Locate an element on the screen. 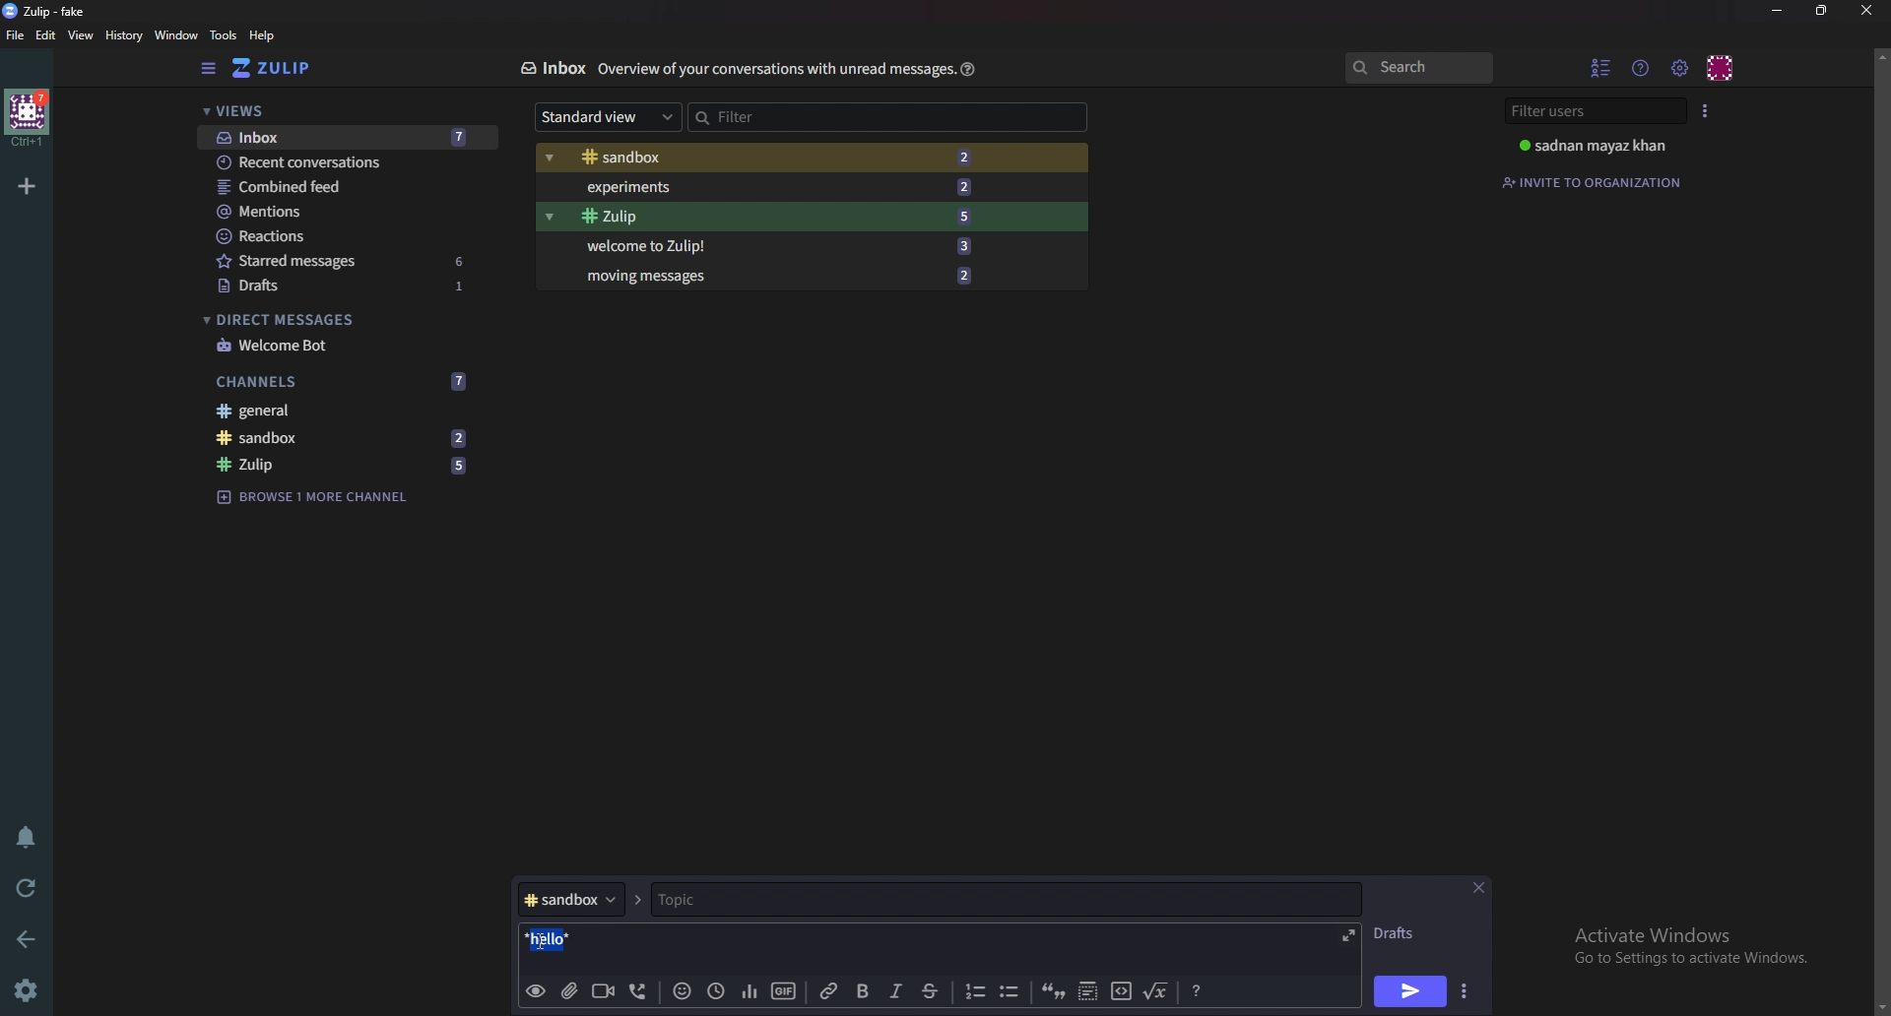  drafts 1 is located at coordinates (350, 286).